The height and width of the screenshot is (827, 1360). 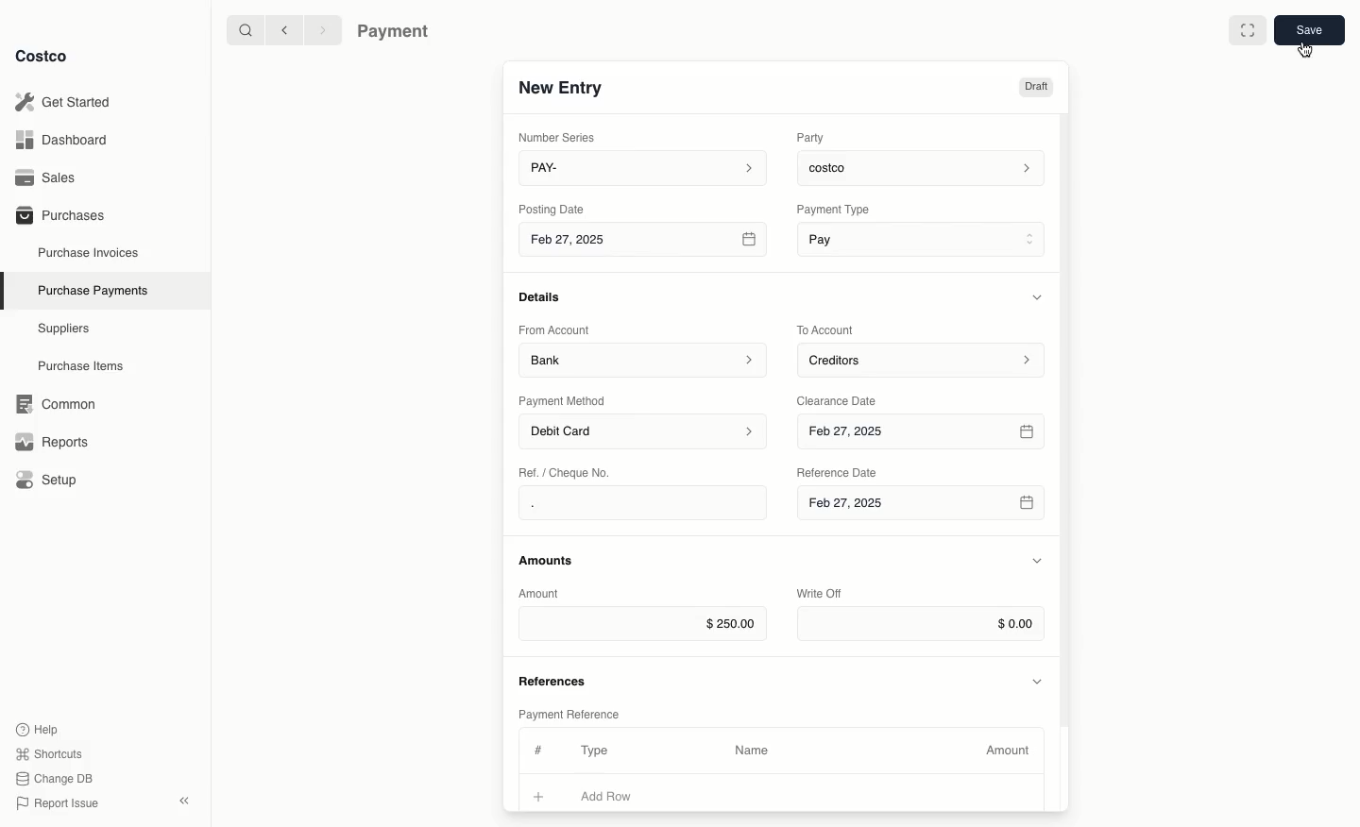 I want to click on Amount, so click(x=1011, y=751).